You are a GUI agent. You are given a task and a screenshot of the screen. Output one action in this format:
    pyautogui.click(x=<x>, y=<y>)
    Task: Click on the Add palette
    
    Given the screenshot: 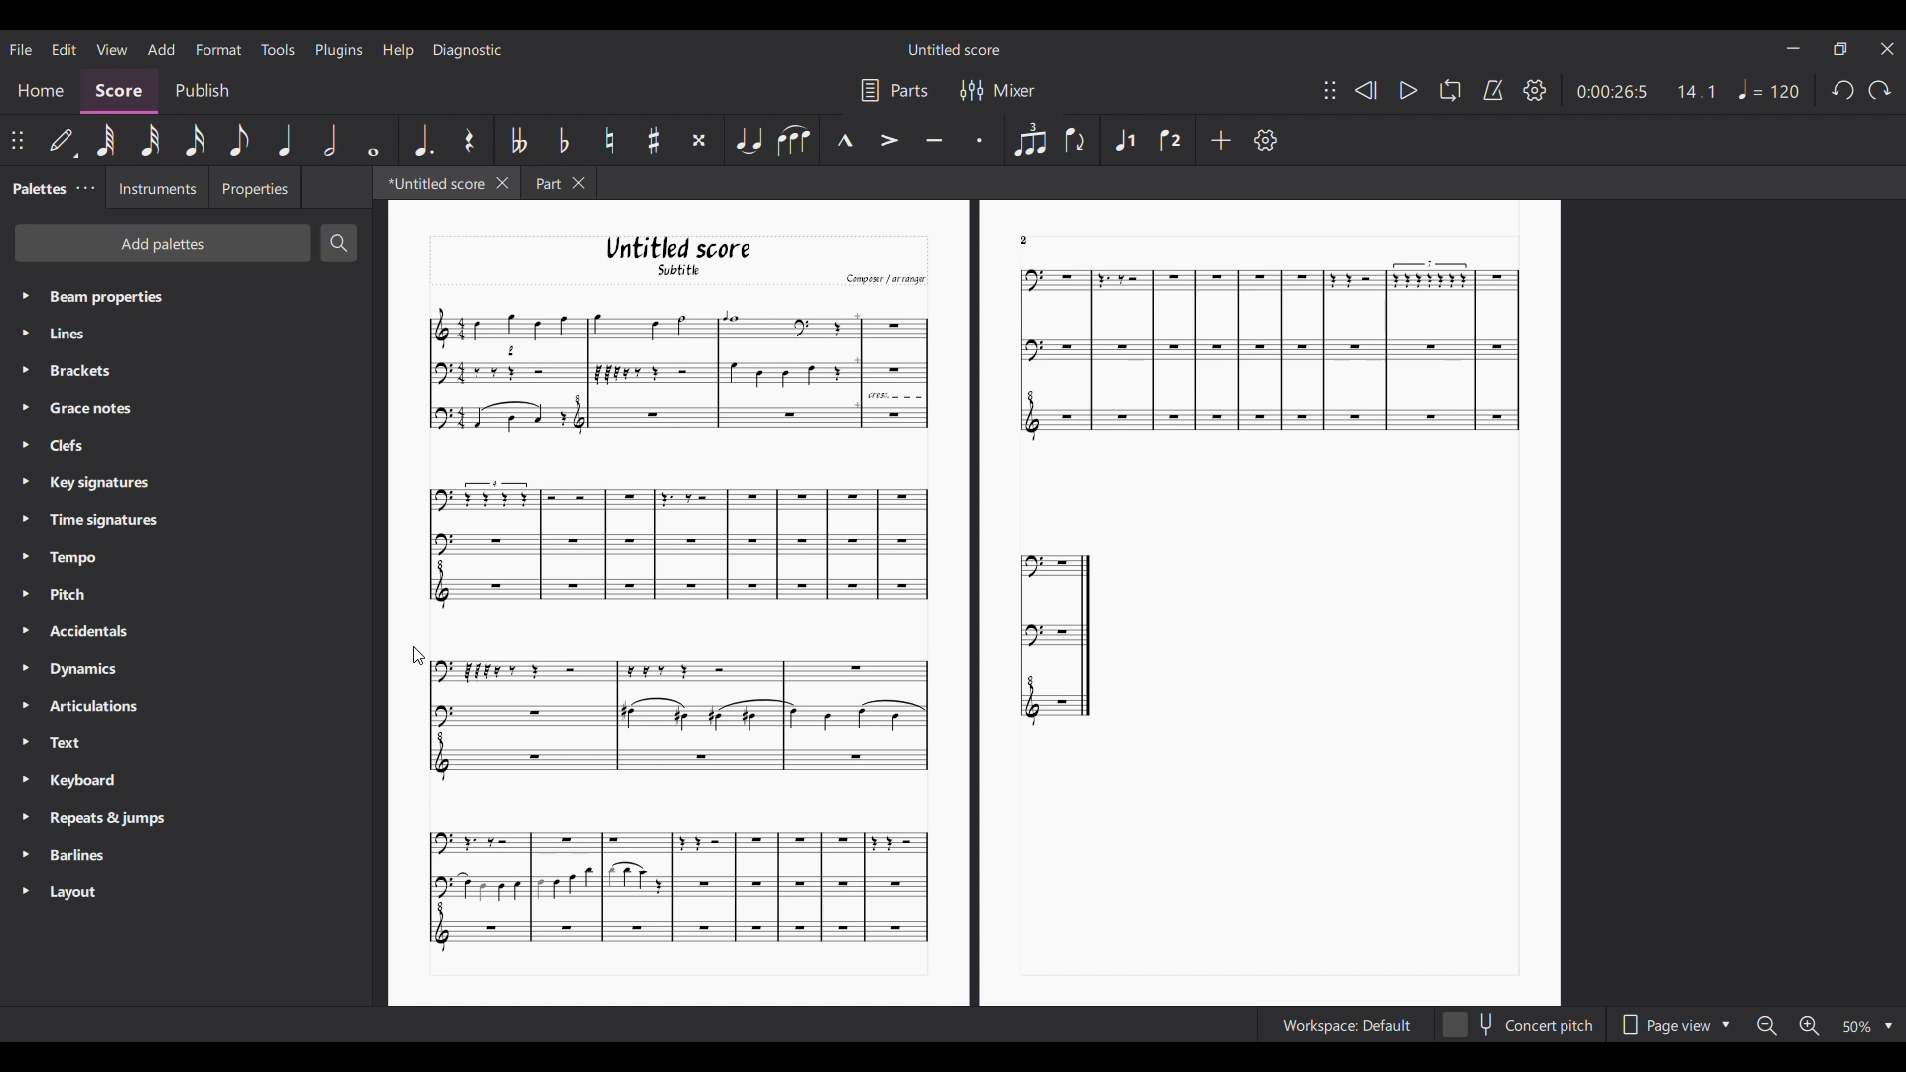 What is the action you would take?
    pyautogui.click(x=163, y=243)
    